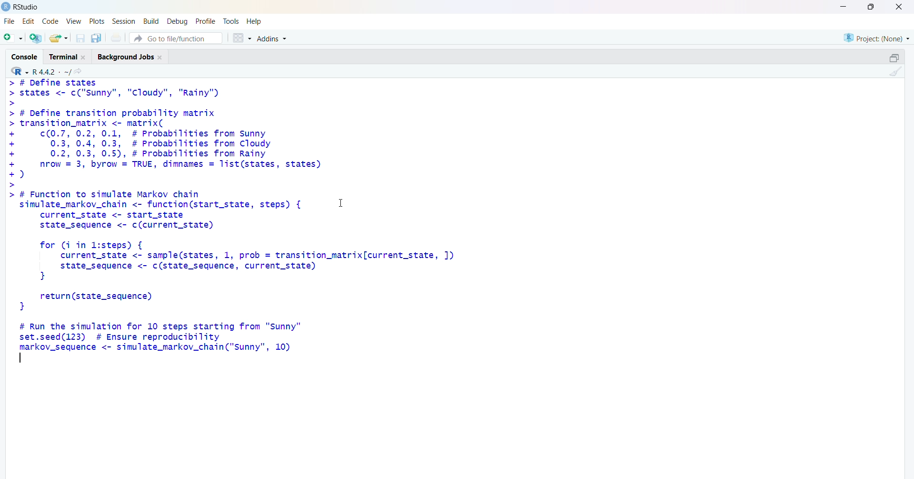 This screenshot has height=479, width=914. Describe the element at coordinates (124, 21) in the screenshot. I see `session` at that location.